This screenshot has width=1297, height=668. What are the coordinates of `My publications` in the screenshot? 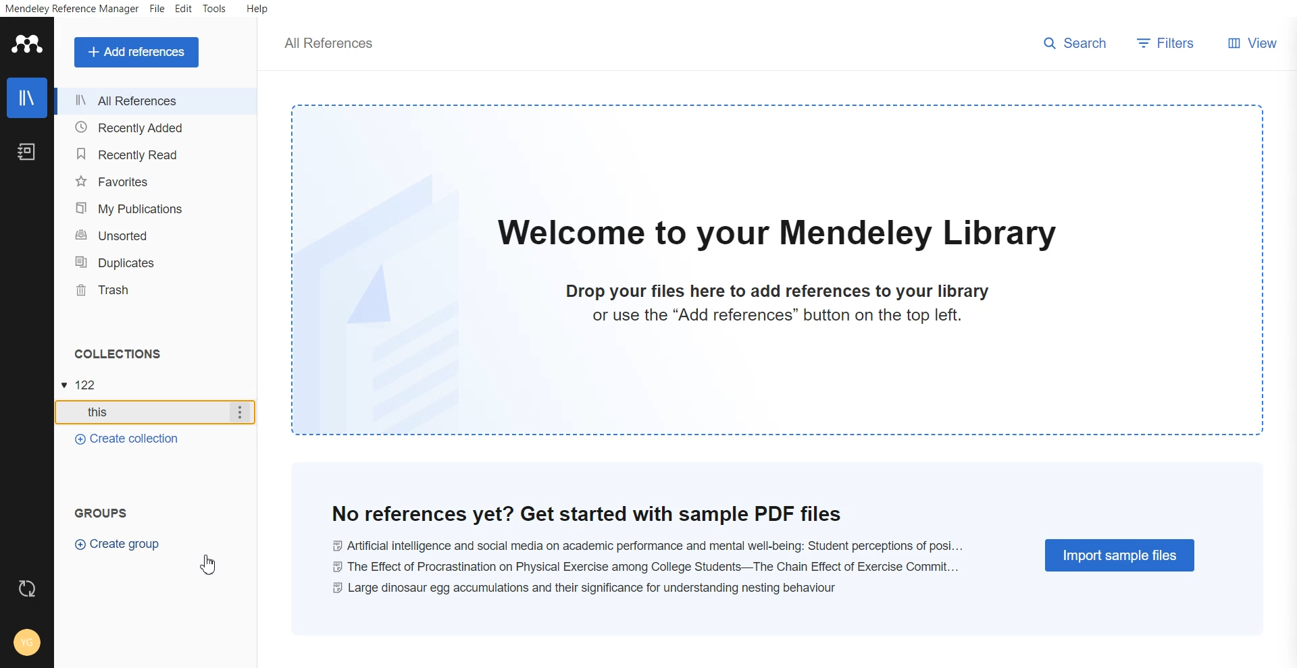 It's located at (155, 208).